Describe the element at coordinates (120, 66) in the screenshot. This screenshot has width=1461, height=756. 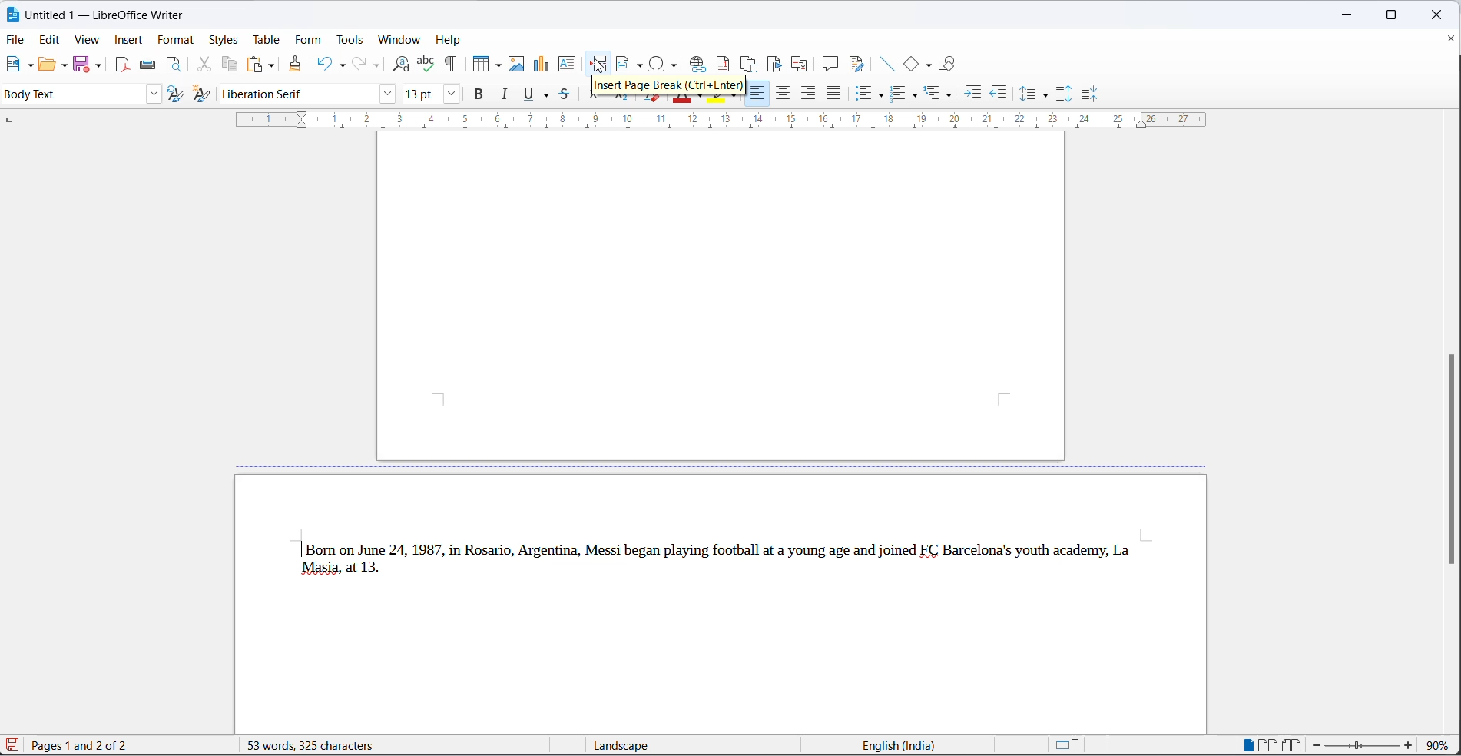
I see `export as pdf` at that location.